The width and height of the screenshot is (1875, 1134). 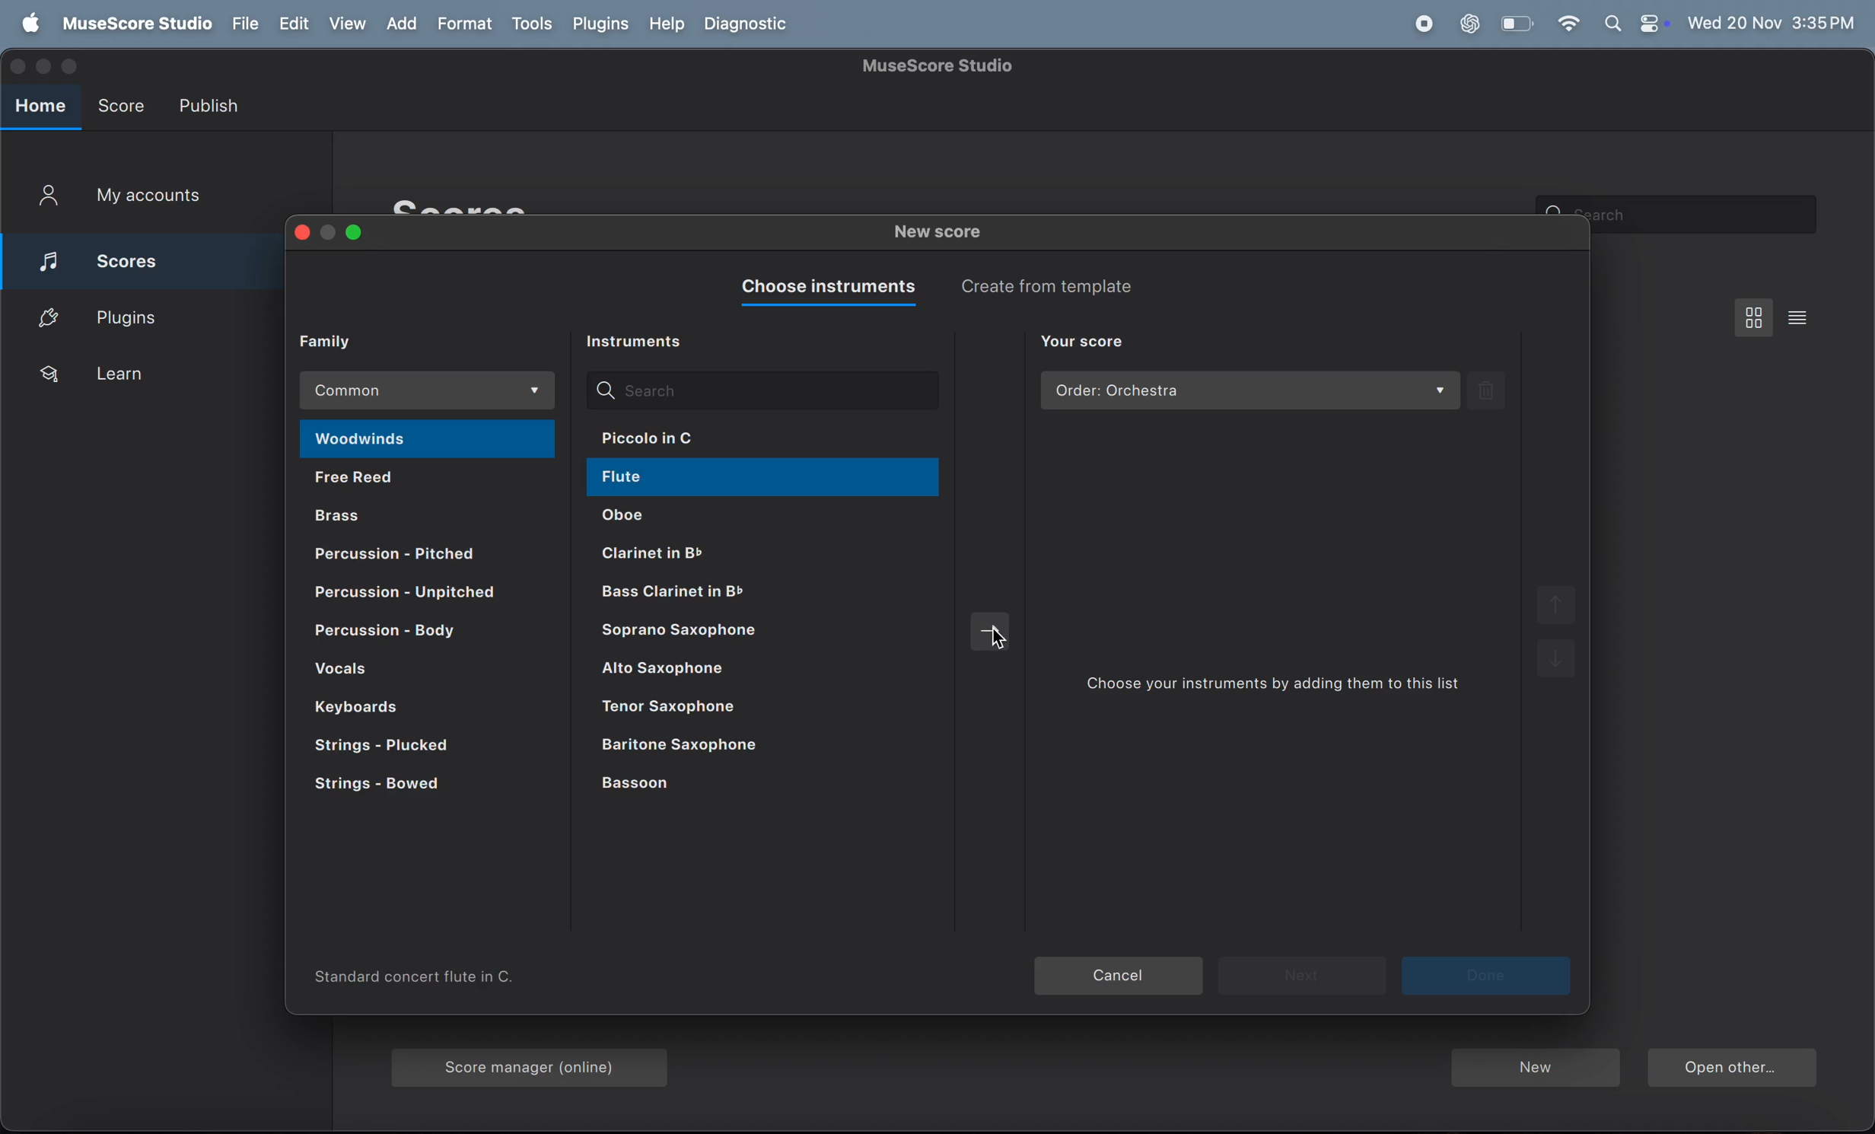 What do you see at coordinates (1635, 24) in the screenshot?
I see `apple widgets` at bounding box center [1635, 24].